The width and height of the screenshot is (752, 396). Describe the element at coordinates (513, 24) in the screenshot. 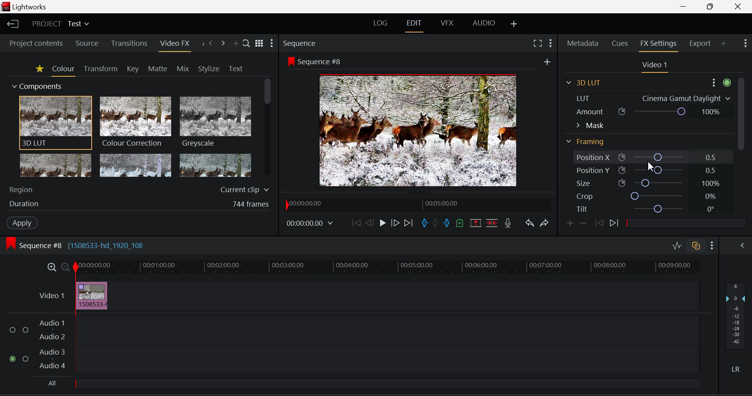

I see `Add Layout` at that location.